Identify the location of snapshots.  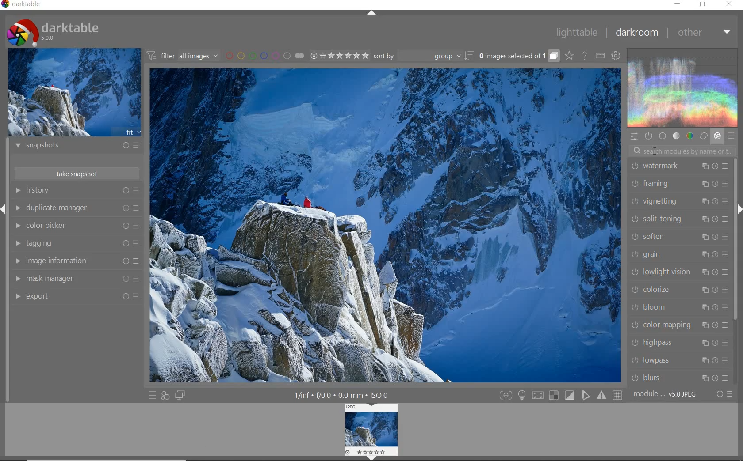
(77, 147).